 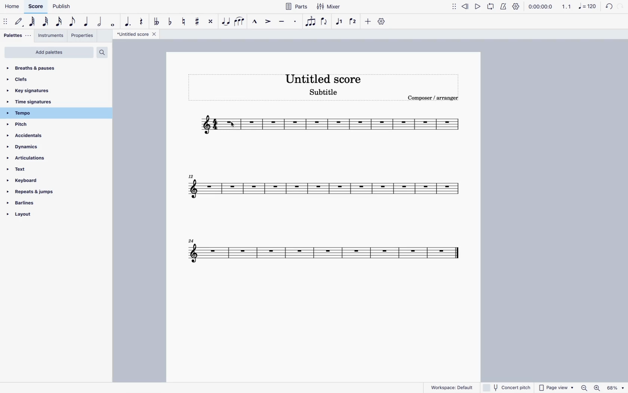 I want to click on text, so click(x=37, y=171).